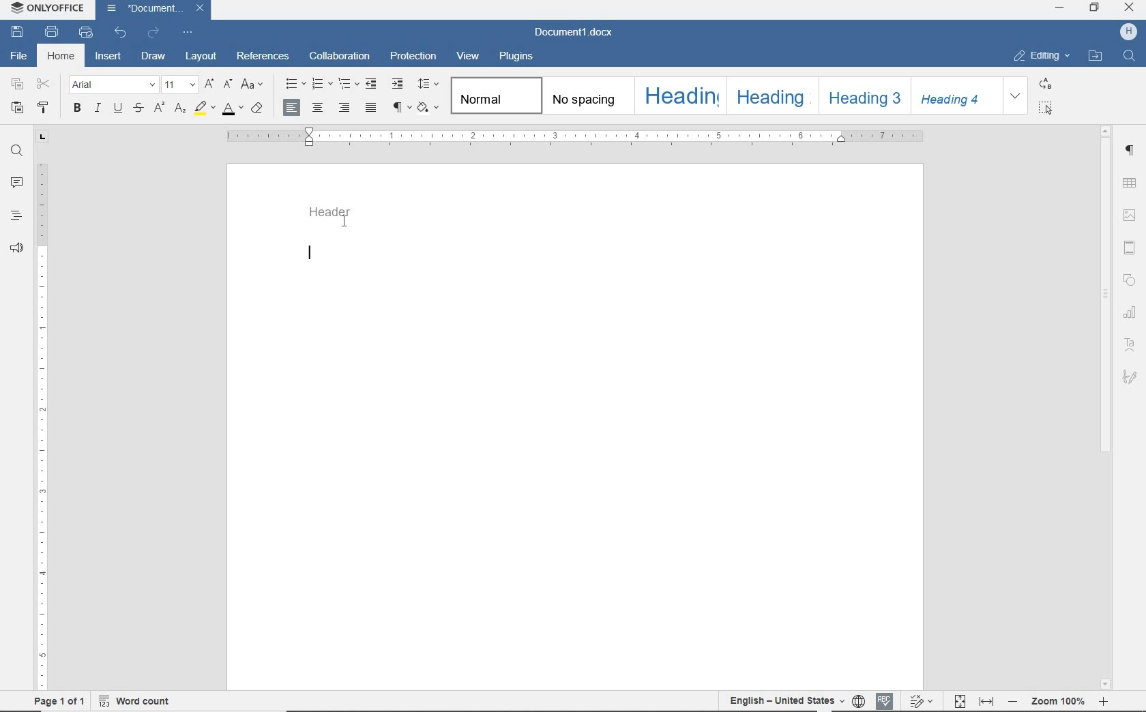 This screenshot has width=1146, height=712. What do you see at coordinates (1131, 248) in the screenshot?
I see `HEADER & FOOTER` at bounding box center [1131, 248].